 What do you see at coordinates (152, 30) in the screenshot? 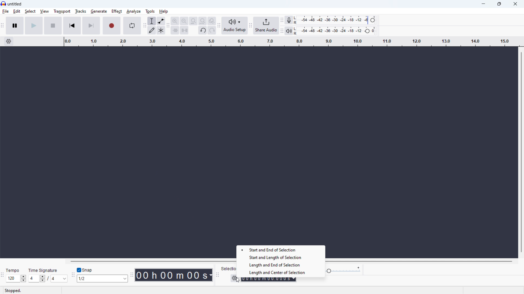
I see `draw tool` at bounding box center [152, 30].